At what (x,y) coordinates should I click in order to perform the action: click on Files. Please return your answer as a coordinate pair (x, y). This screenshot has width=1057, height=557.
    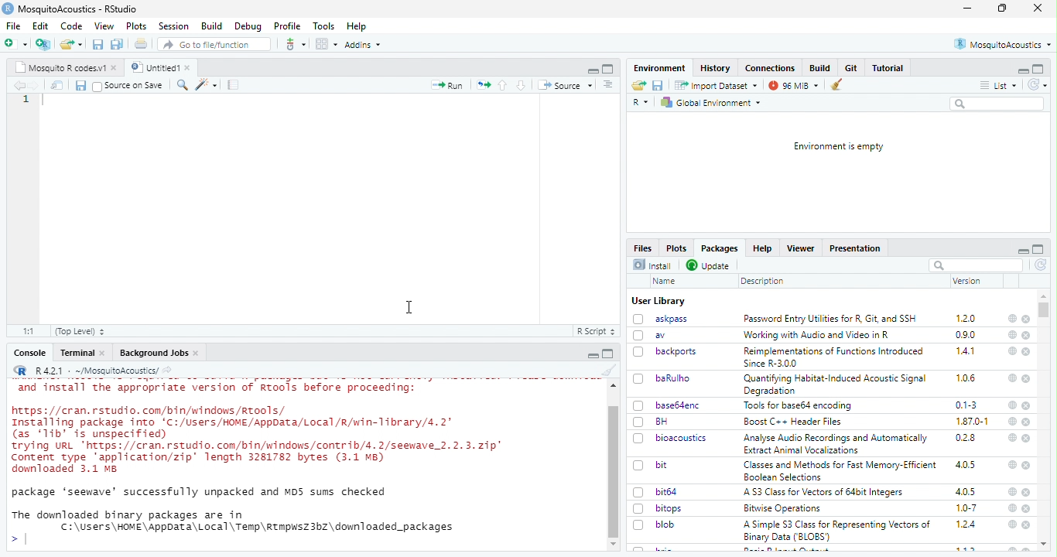
    Looking at the image, I should click on (644, 248).